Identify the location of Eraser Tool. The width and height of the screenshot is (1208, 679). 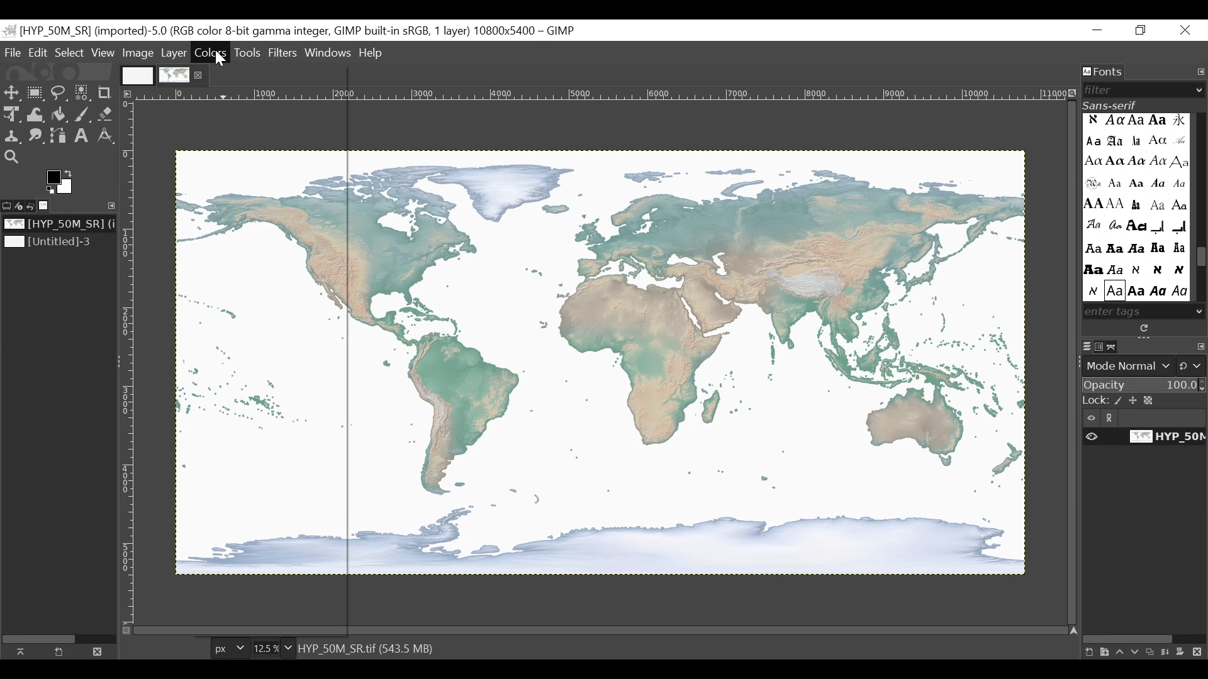
(106, 116).